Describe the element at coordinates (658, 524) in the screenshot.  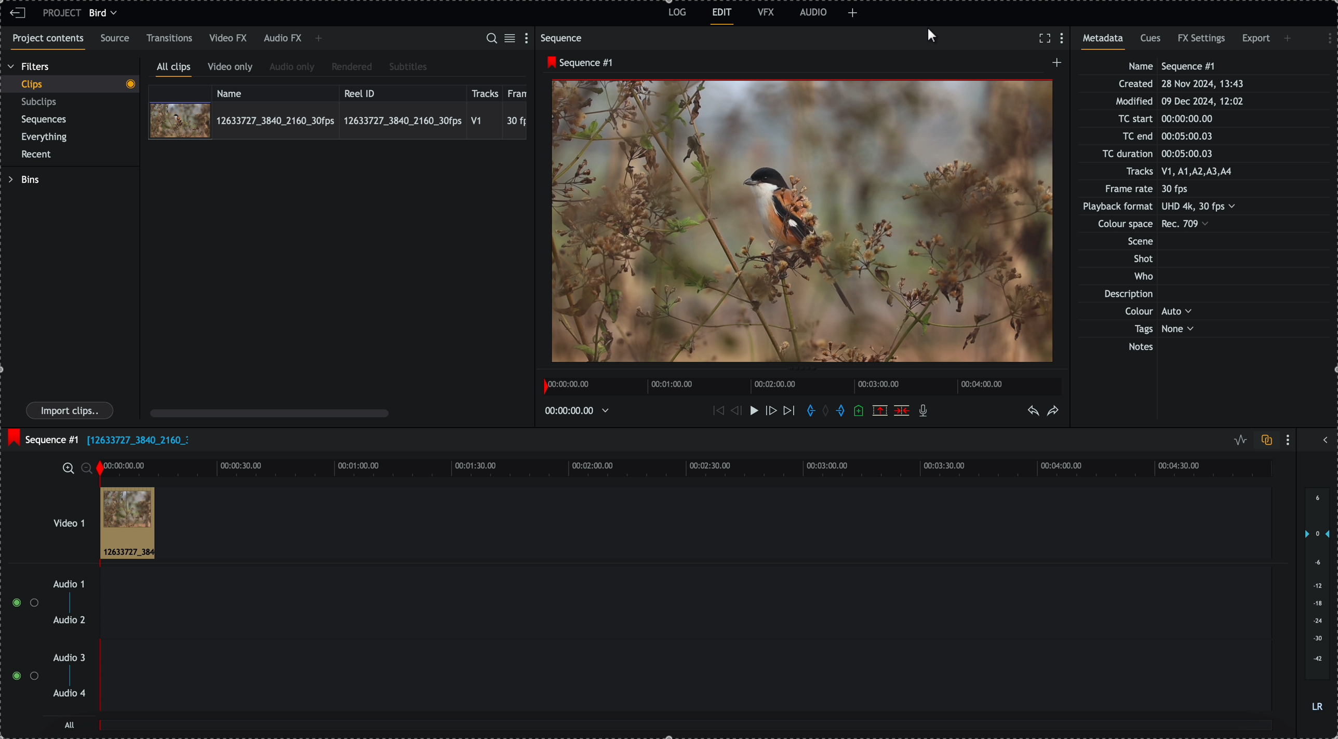
I see `video 1` at that location.